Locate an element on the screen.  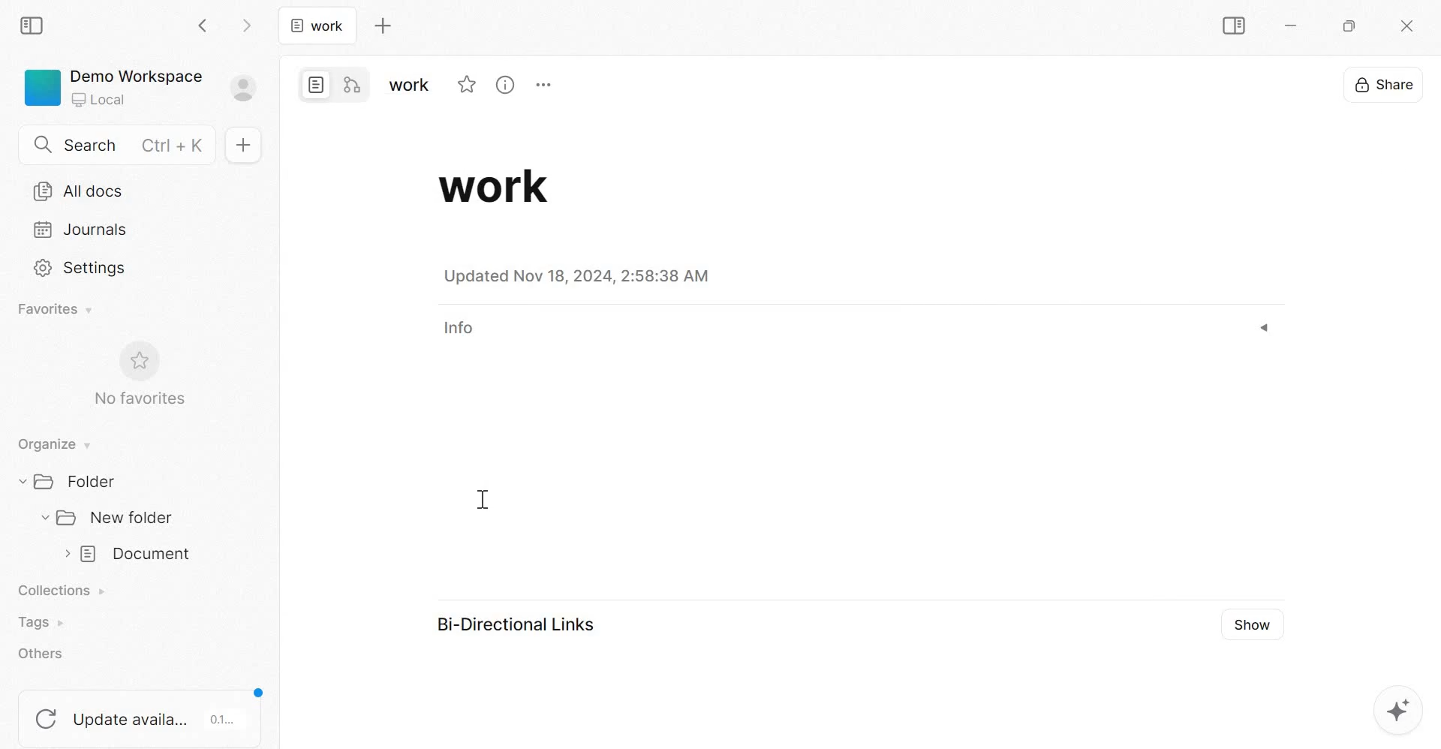
Affine AI is located at coordinates (1397, 709).